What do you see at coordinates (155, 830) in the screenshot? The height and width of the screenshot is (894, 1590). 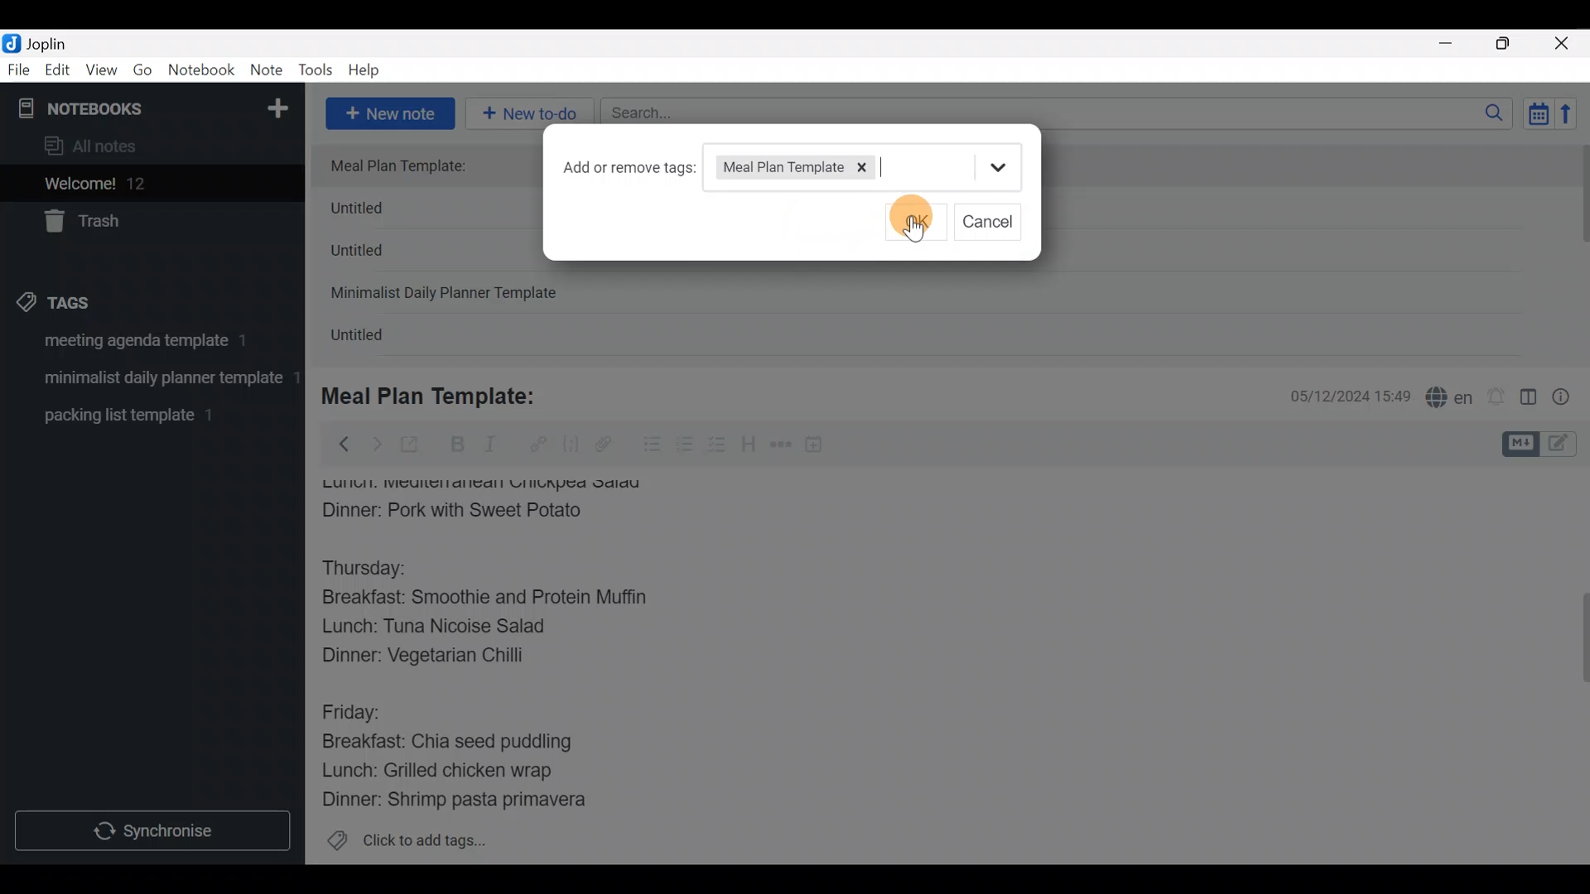 I see `Synchronize` at bounding box center [155, 830].